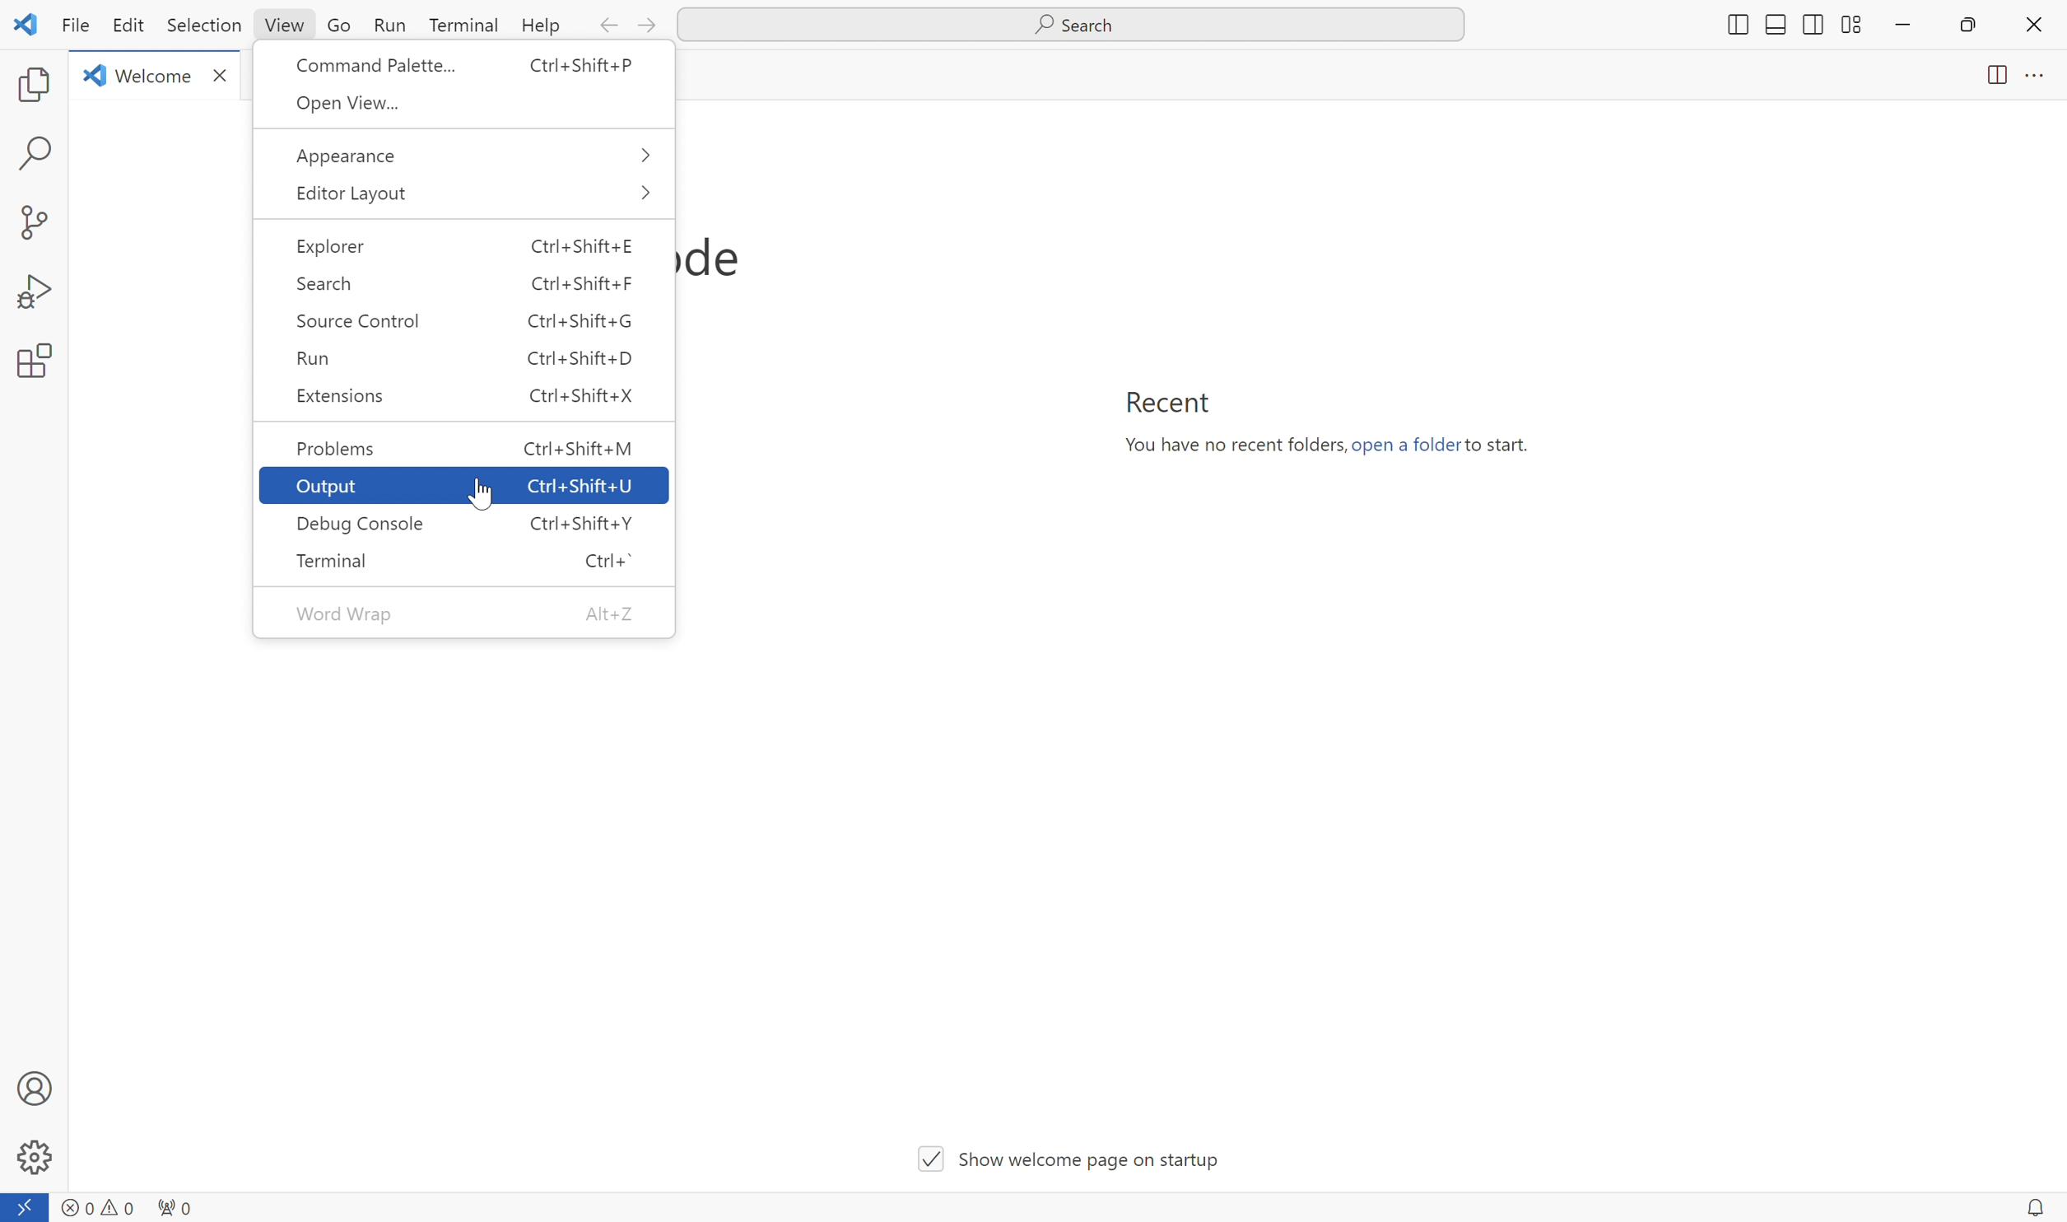 The image size is (2067, 1222). I want to click on command palette, so click(455, 67).